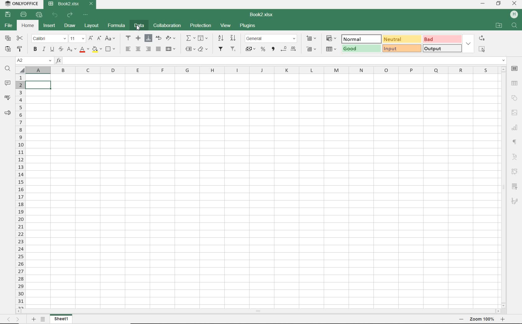  What do you see at coordinates (138, 50) in the screenshot?
I see `ALIGN CENTER` at bounding box center [138, 50].